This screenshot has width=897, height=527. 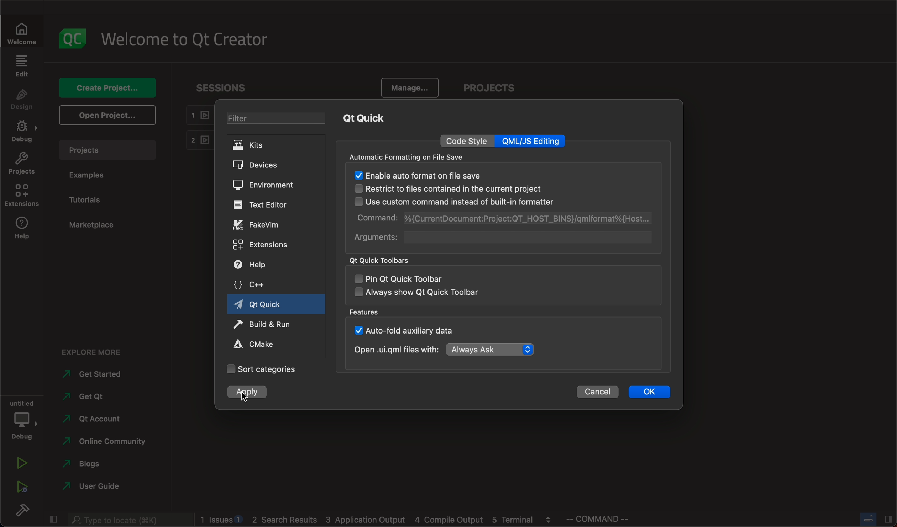 What do you see at coordinates (106, 150) in the screenshot?
I see `projects` at bounding box center [106, 150].